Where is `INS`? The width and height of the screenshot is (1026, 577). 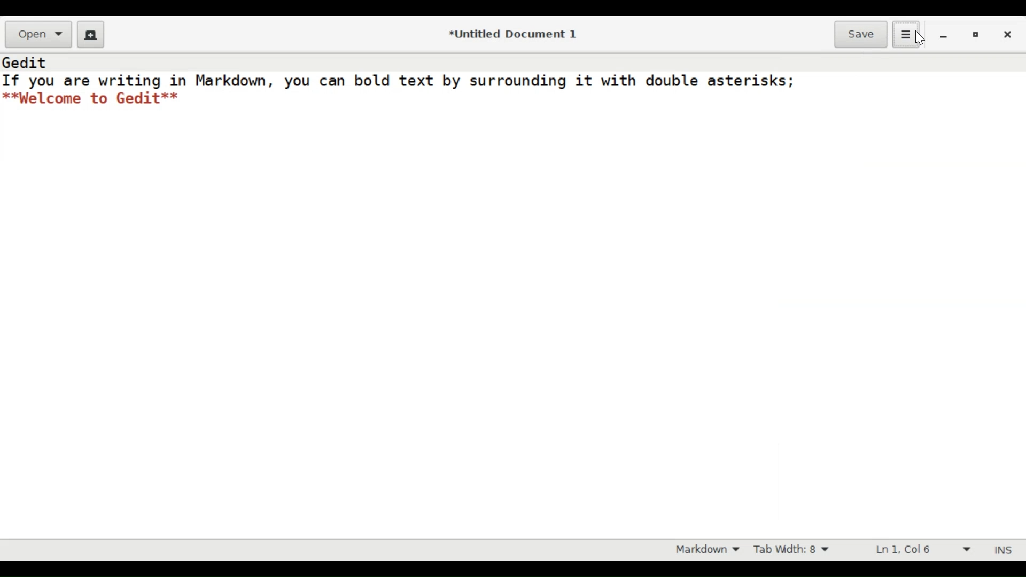 INS is located at coordinates (1005, 549).